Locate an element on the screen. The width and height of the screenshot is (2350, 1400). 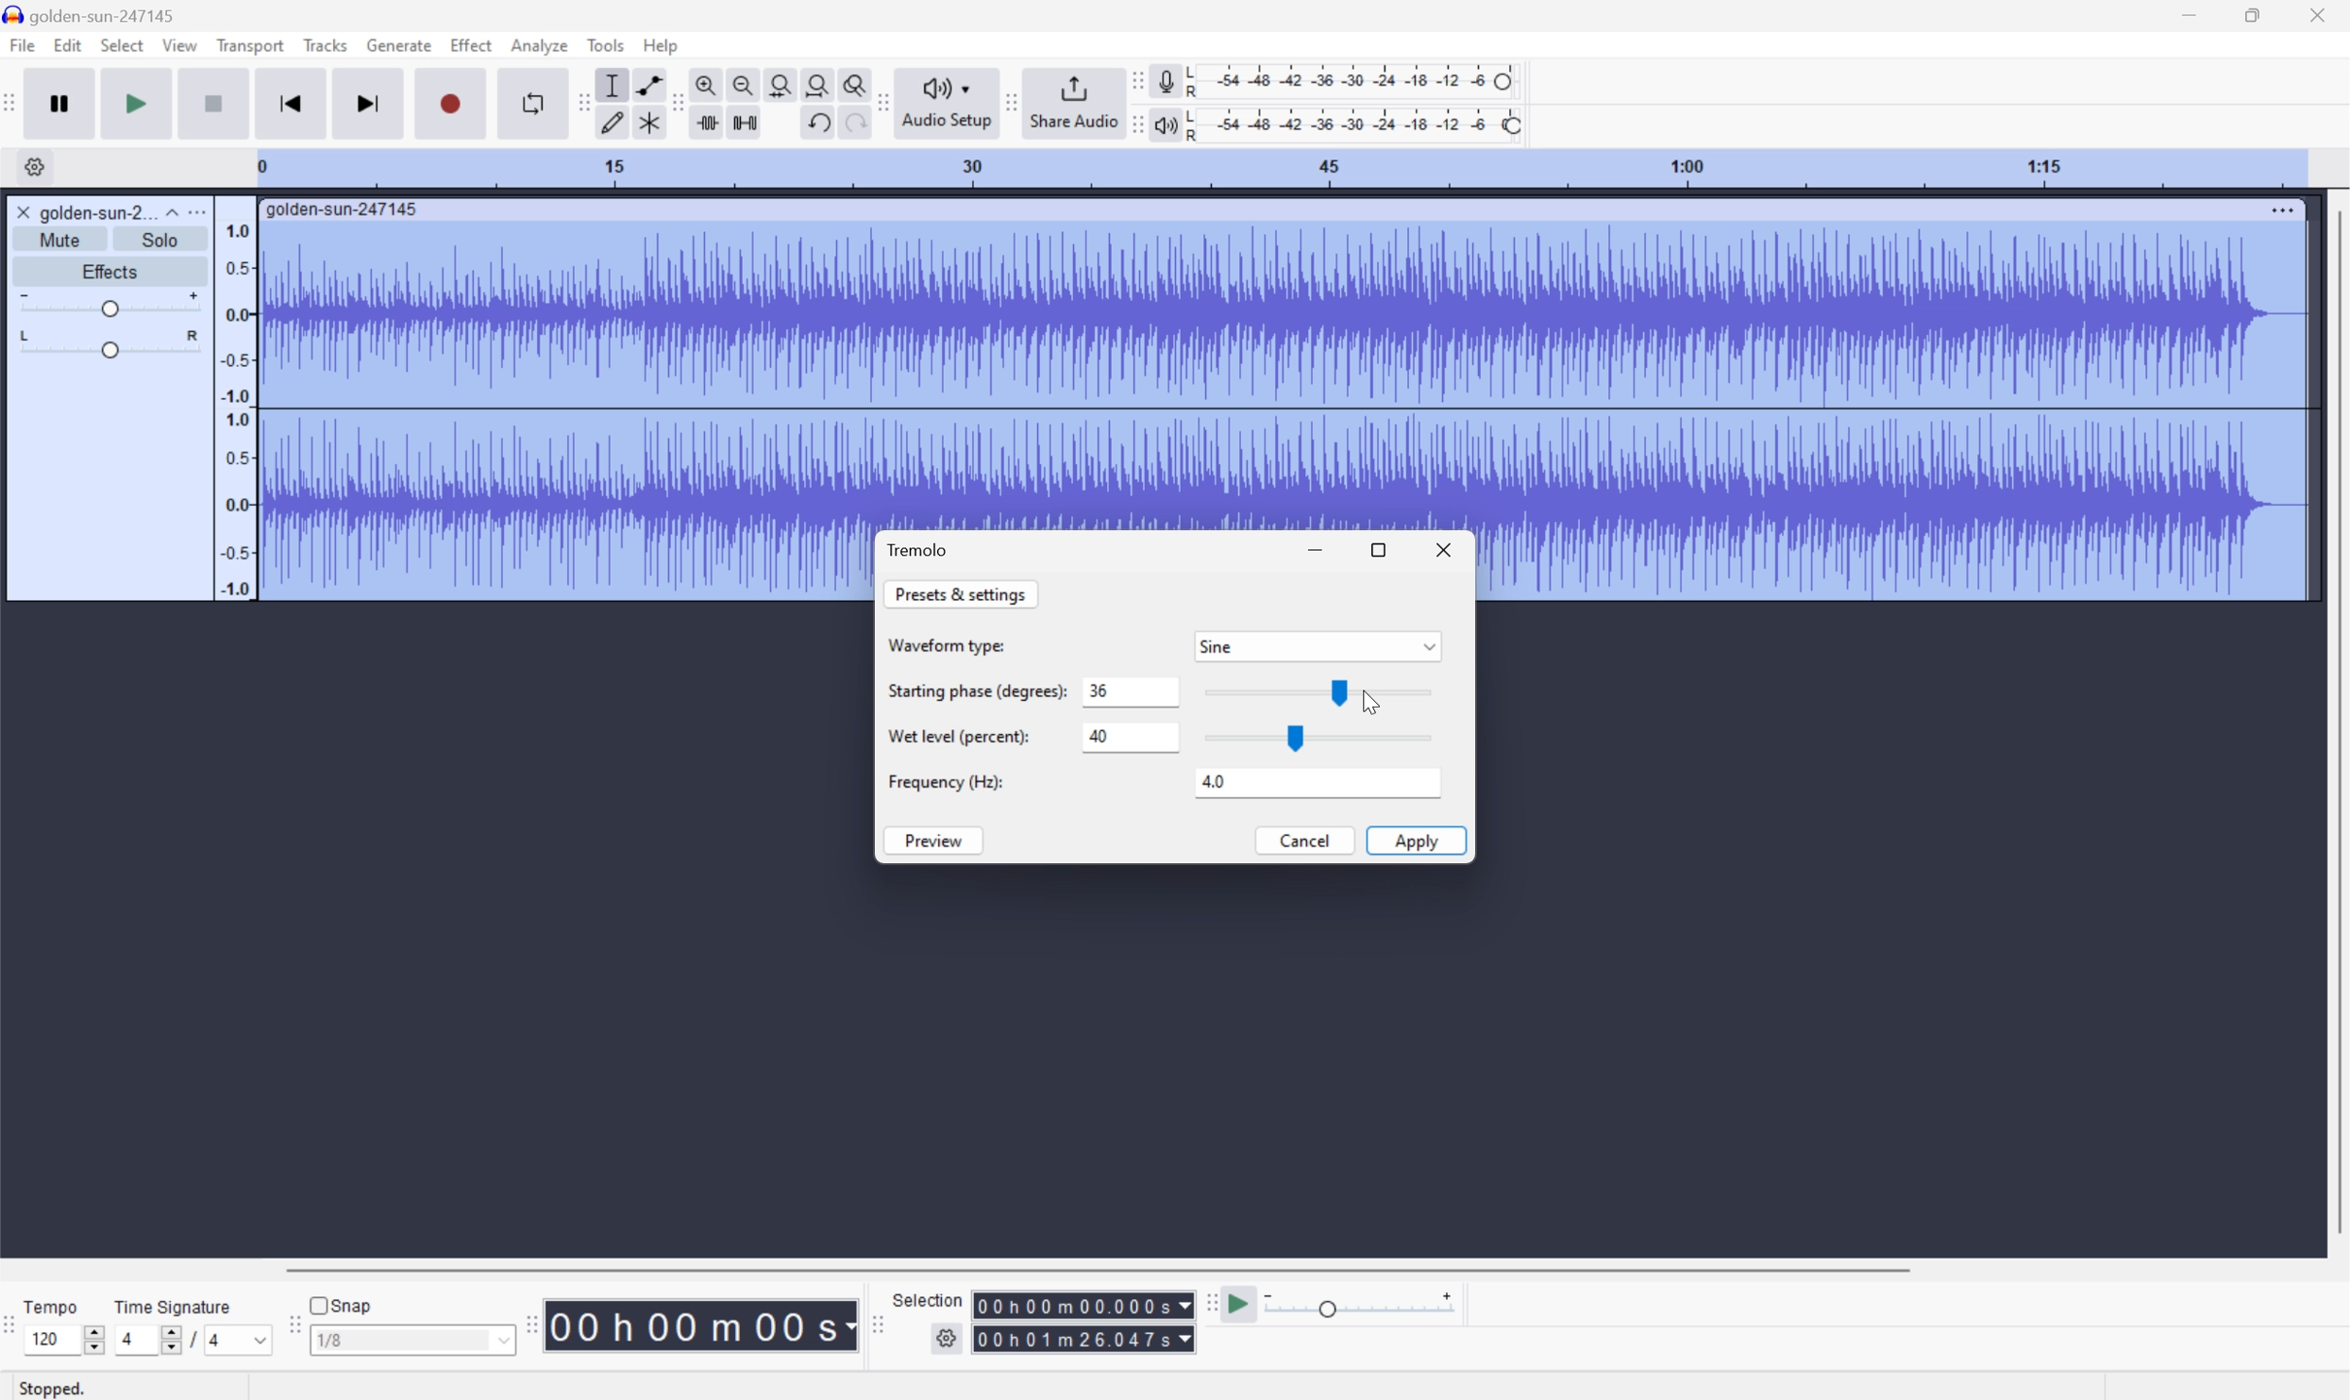
Snap is located at coordinates (343, 1304).